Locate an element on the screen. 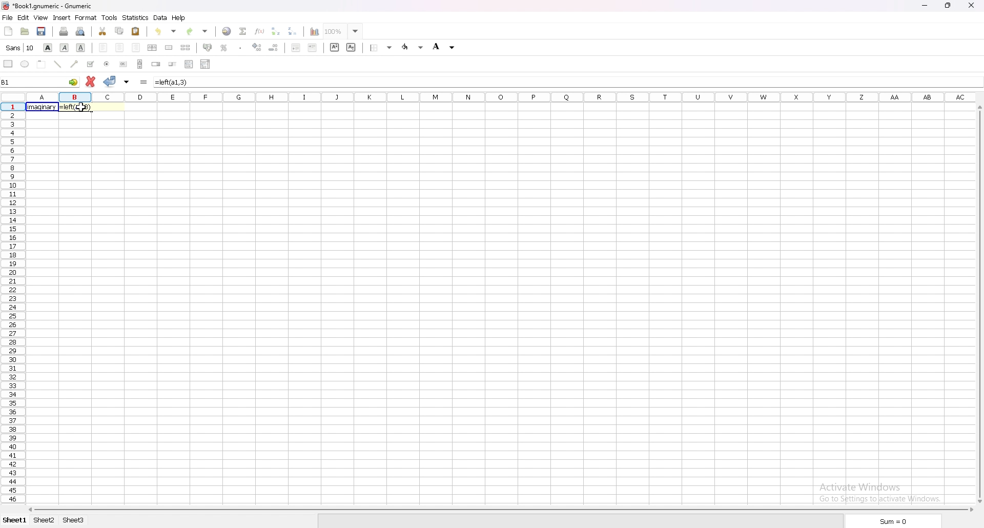  sort descending is located at coordinates (293, 31).